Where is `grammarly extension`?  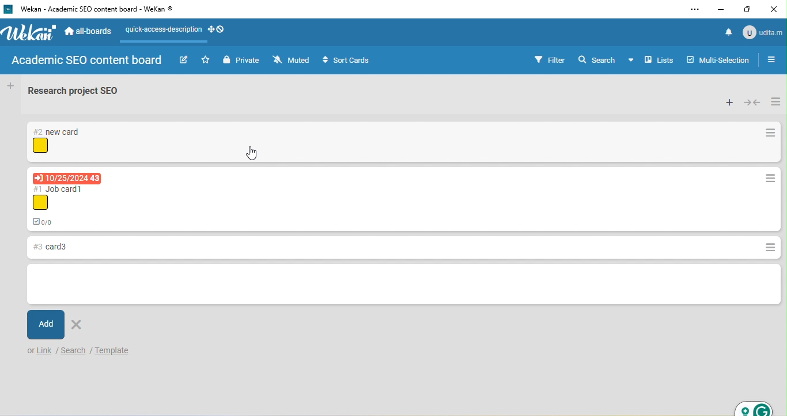
grammarly extension is located at coordinates (754, 406).